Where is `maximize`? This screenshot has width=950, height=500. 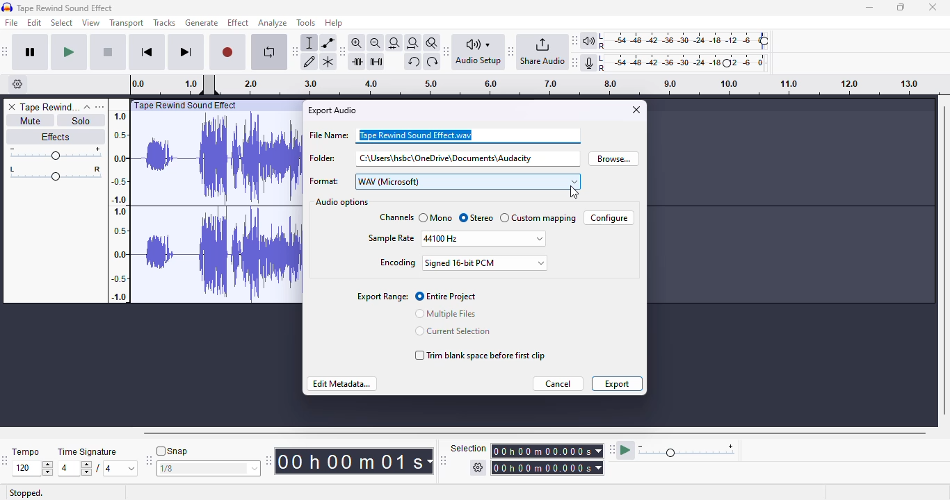
maximize is located at coordinates (902, 8).